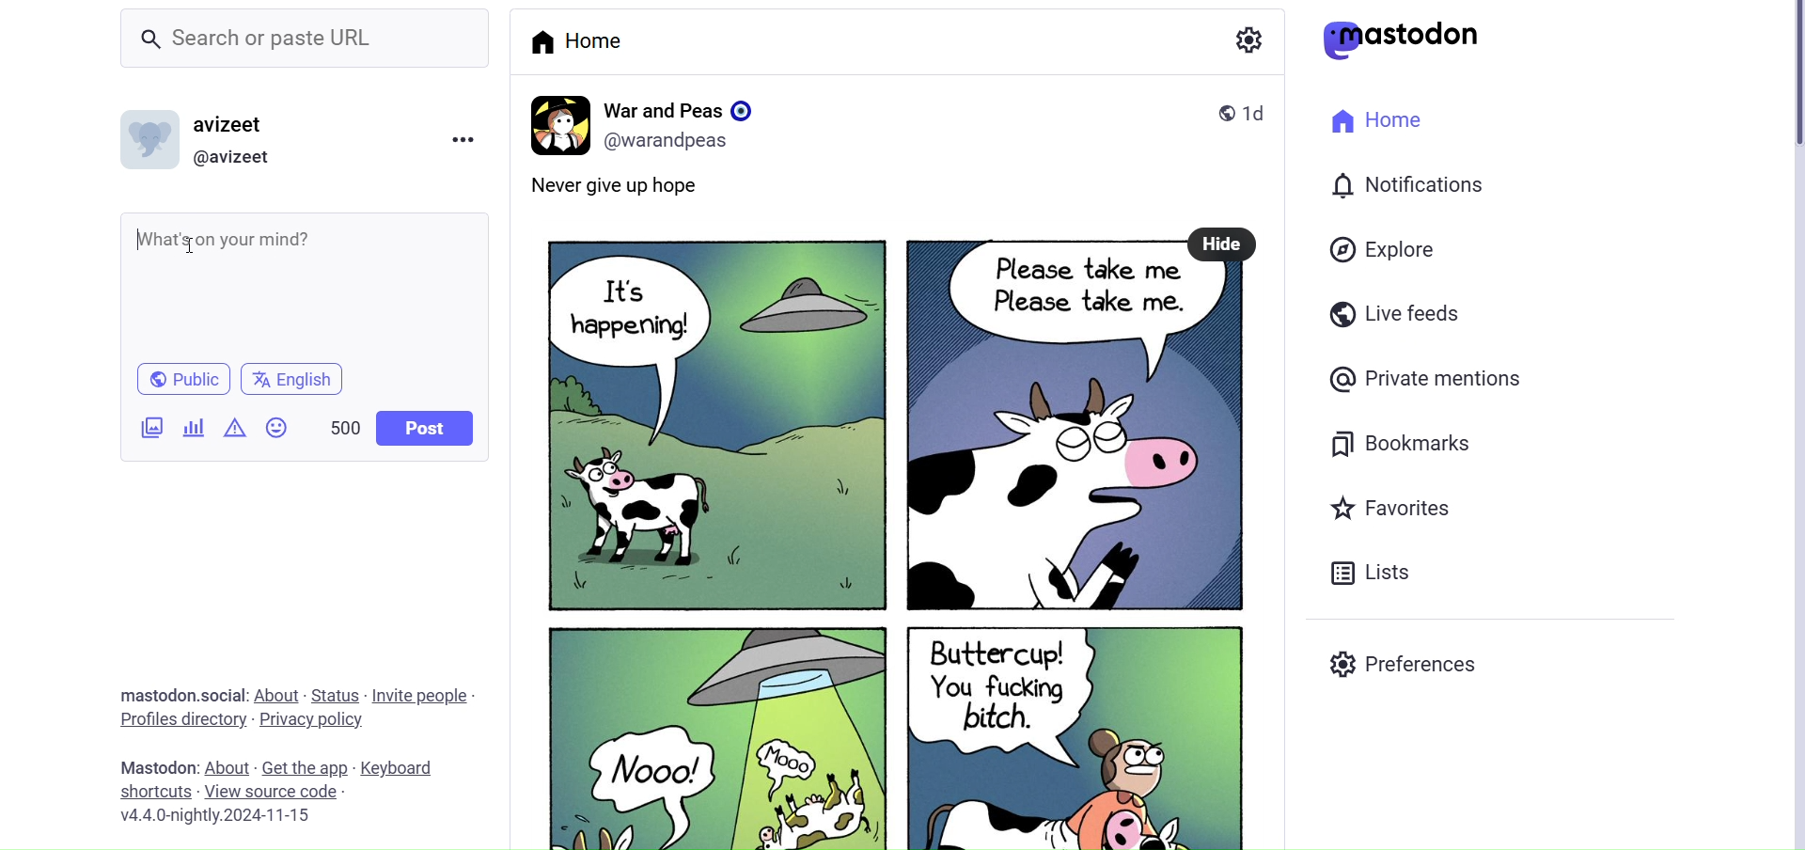 The width and height of the screenshot is (1805, 850). Describe the element at coordinates (275, 426) in the screenshot. I see `Emojis` at that location.